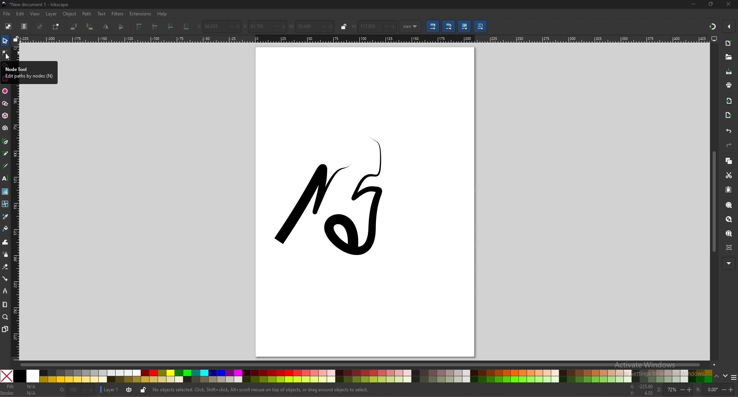  What do you see at coordinates (5, 279) in the screenshot?
I see `connector` at bounding box center [5, 279].